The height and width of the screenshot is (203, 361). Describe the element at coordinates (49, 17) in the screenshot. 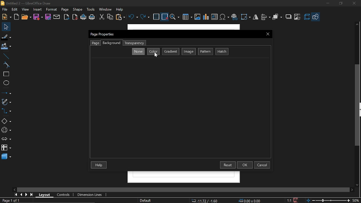

I see `Save as` at that location.